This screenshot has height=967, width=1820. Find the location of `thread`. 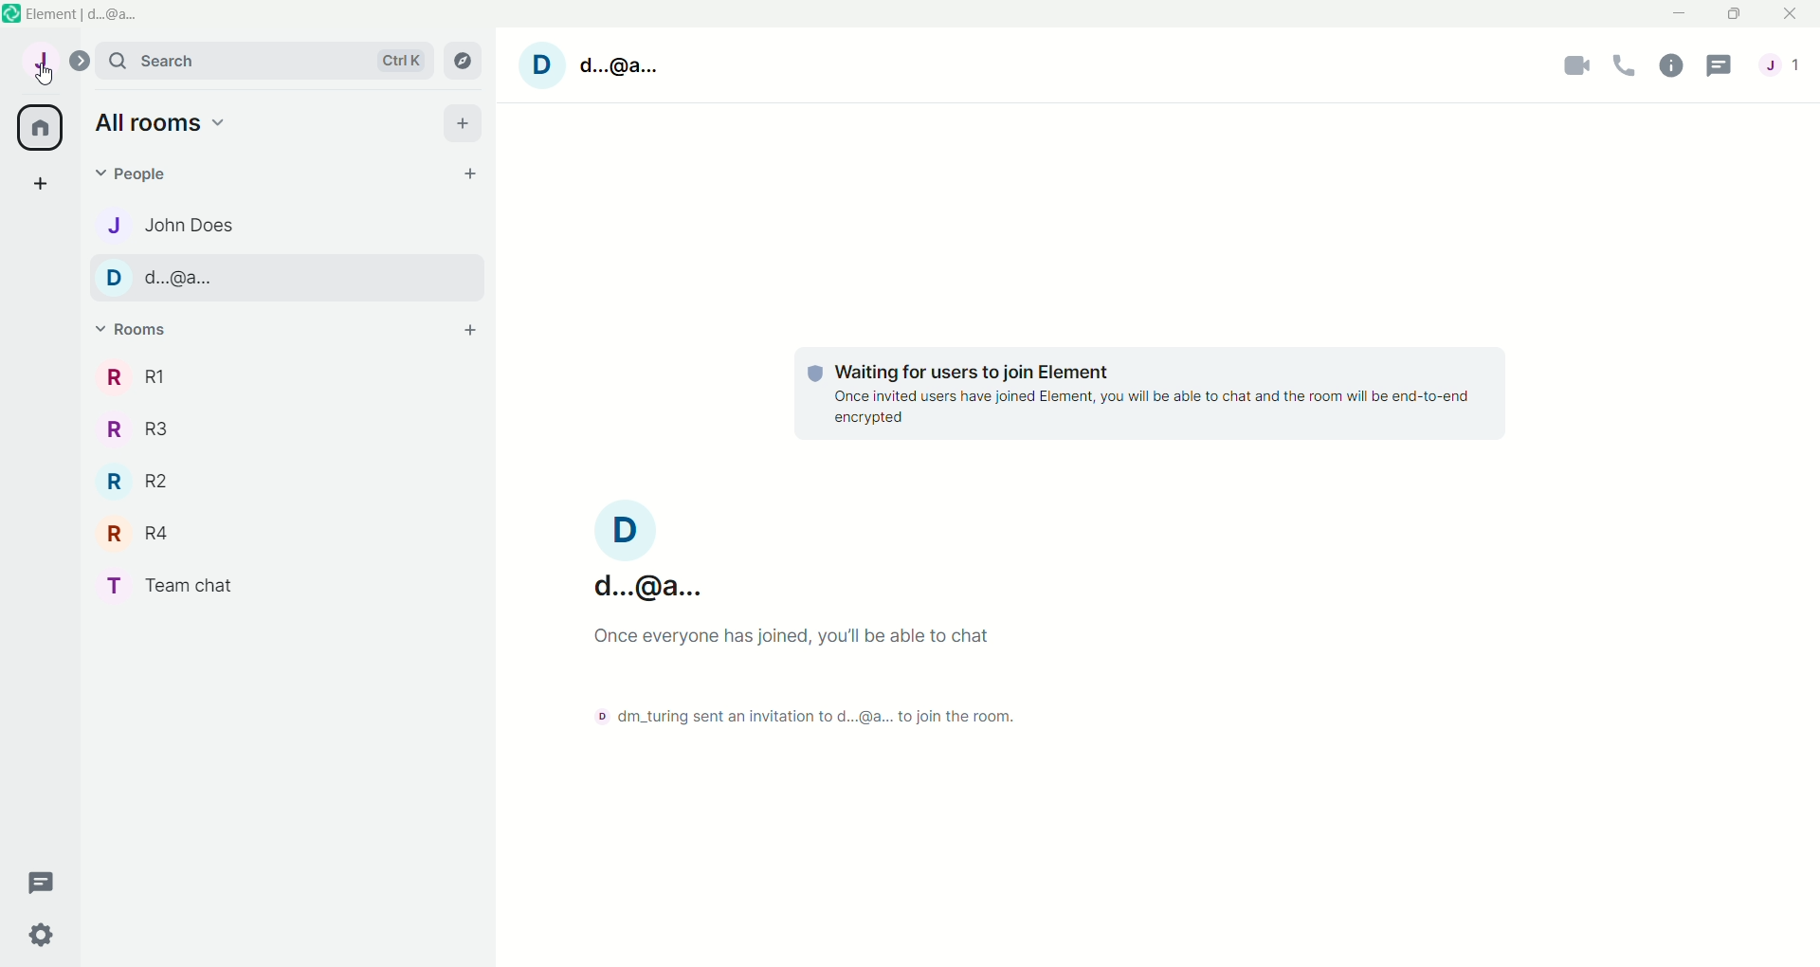

thread is located at coordinates (45, 883).